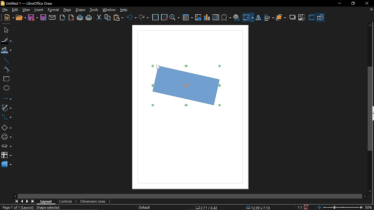  What do you see at coordinates (311, 17) in the screenshot?
I see `3d effect` at bounding box center [311, 17].